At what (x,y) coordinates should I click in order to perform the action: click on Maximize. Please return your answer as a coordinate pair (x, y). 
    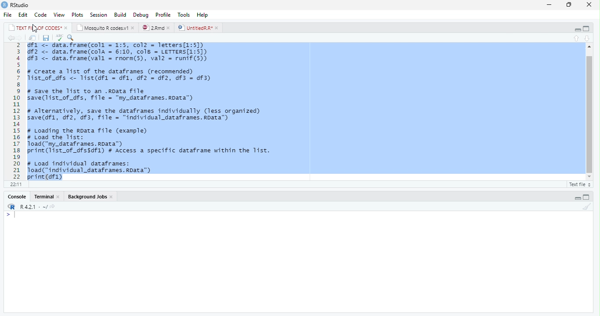
    Looking at the image, I should click on (570, 4).